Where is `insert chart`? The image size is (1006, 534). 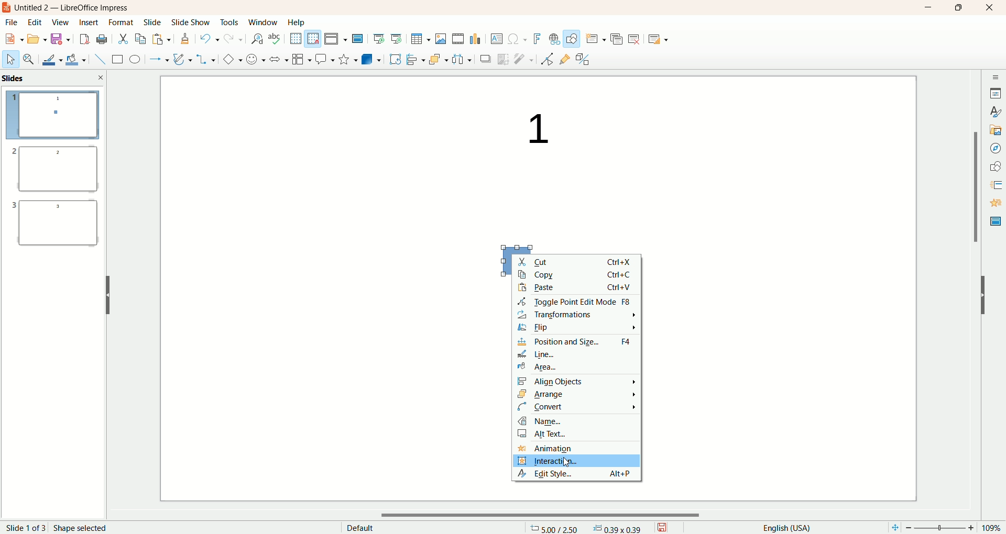 insert chart is located at coordinates (476, 39).